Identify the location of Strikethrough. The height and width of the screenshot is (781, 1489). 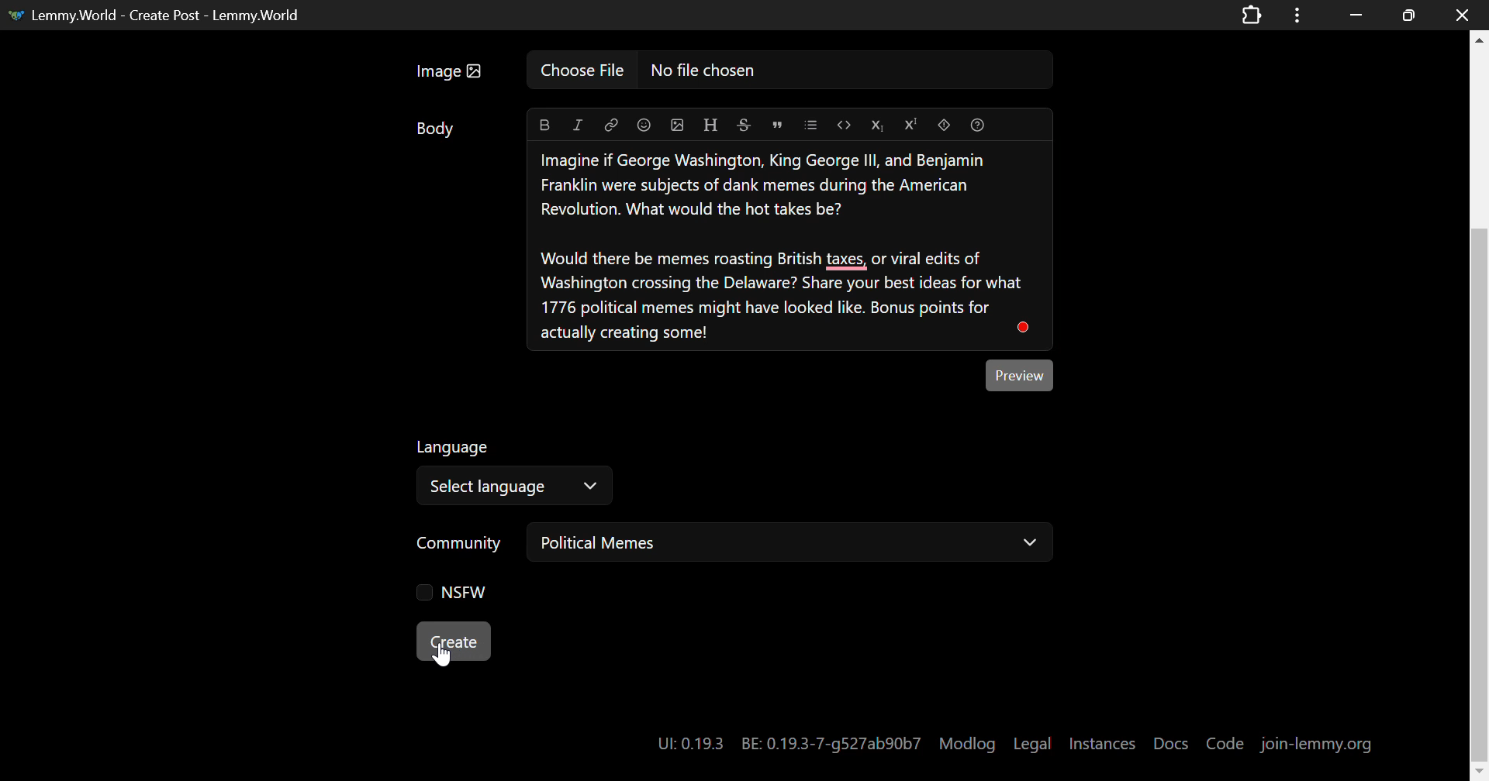
(744, 126).